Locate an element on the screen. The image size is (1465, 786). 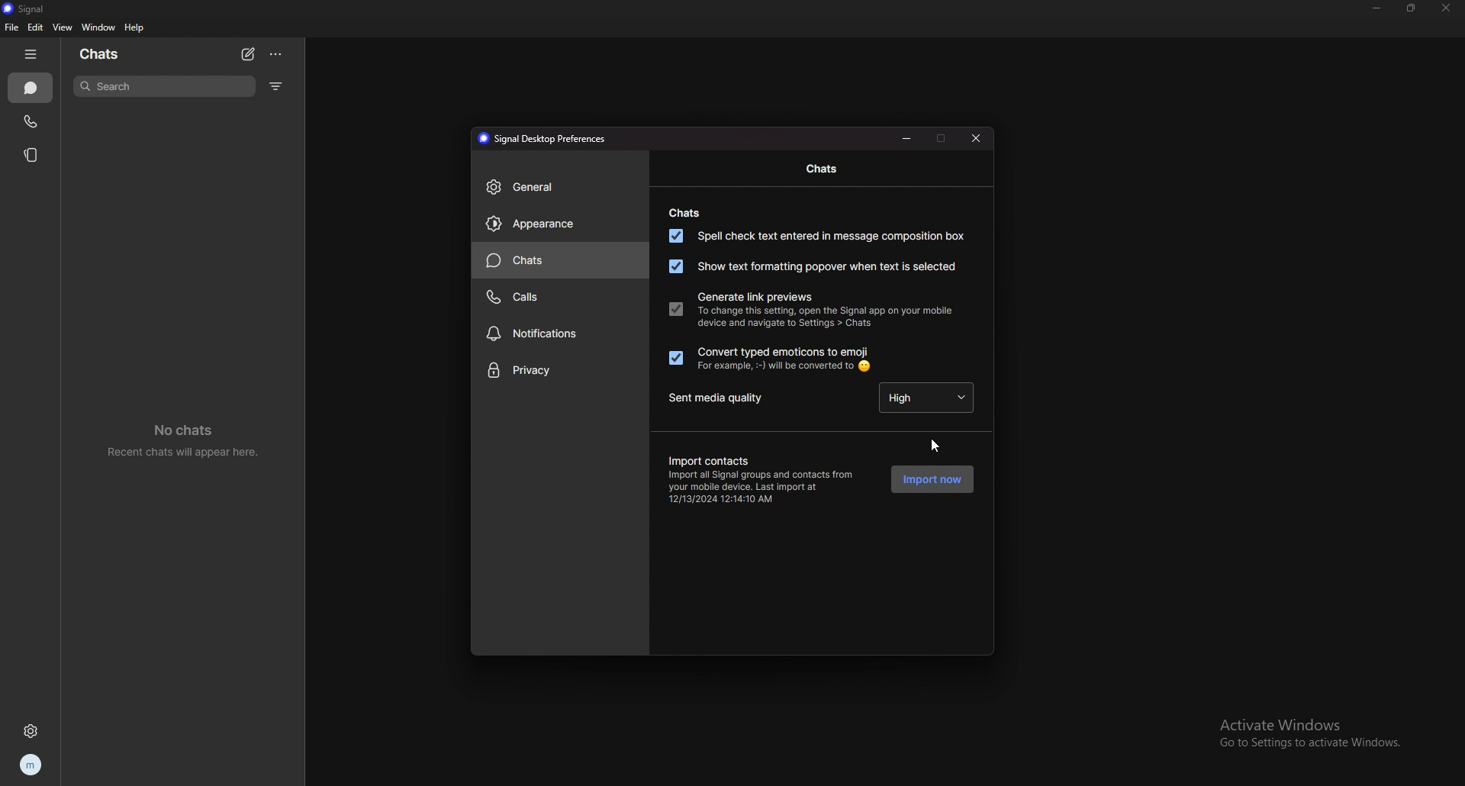
options is located at coordinates (277, 54).